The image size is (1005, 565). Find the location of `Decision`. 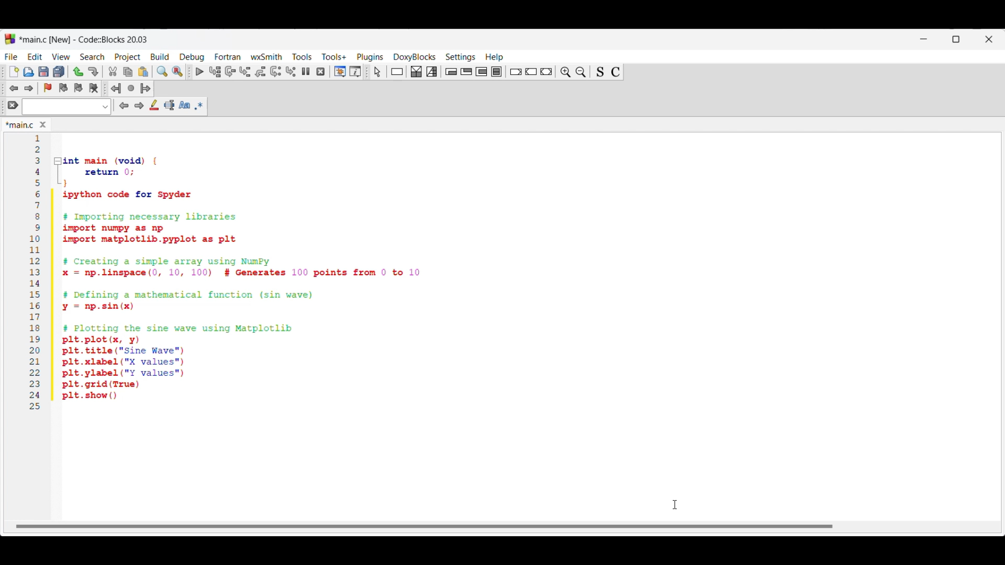

Decision is located at coordinates (416, 72).